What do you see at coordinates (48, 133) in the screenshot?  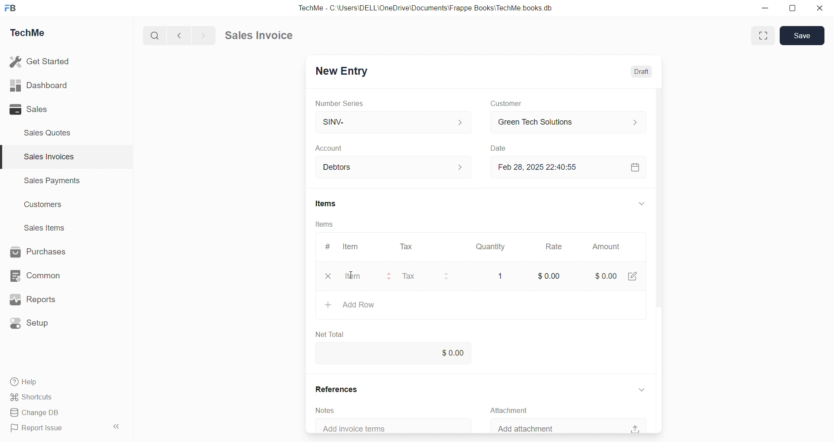 I see `Sales Quotes` at bounding box center [48, 133].